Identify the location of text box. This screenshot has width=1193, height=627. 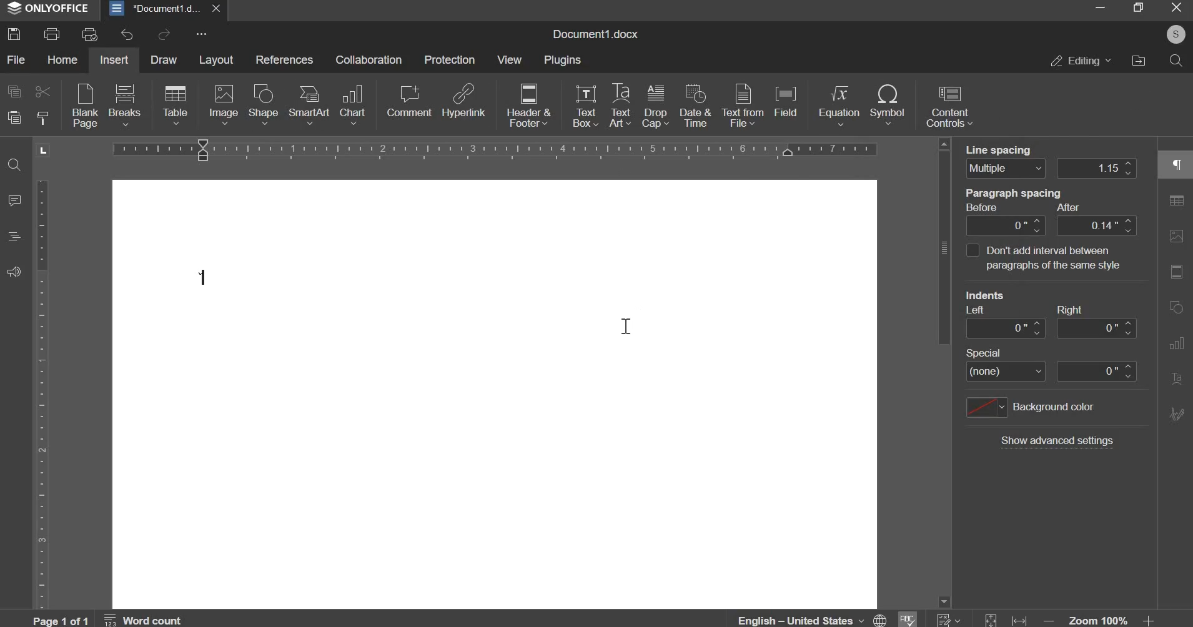
(585, 106).